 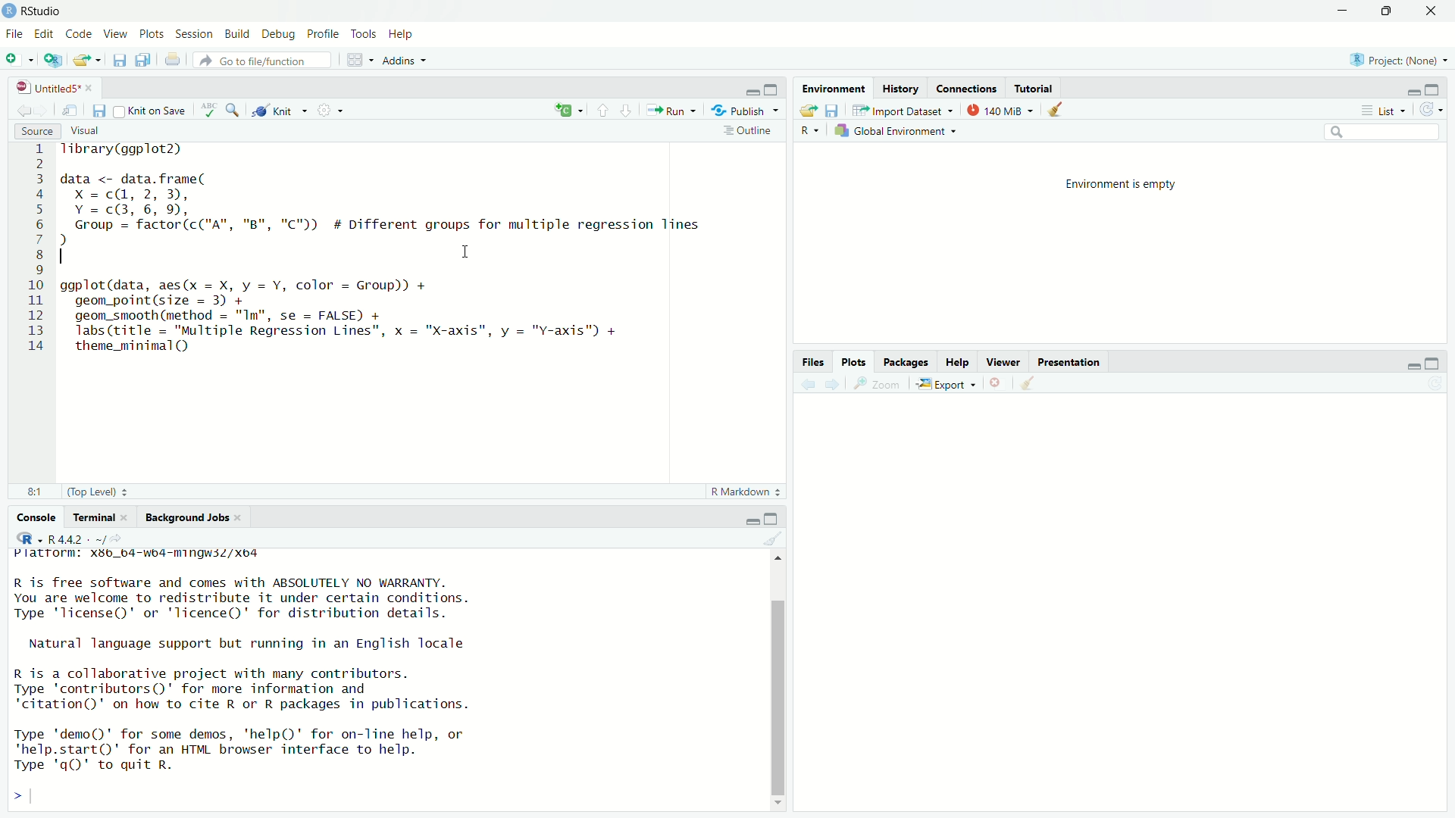 What do you see at coordinates (944, 384) in the screenshot?
I see `Export «` at bounding box center [944, 384].